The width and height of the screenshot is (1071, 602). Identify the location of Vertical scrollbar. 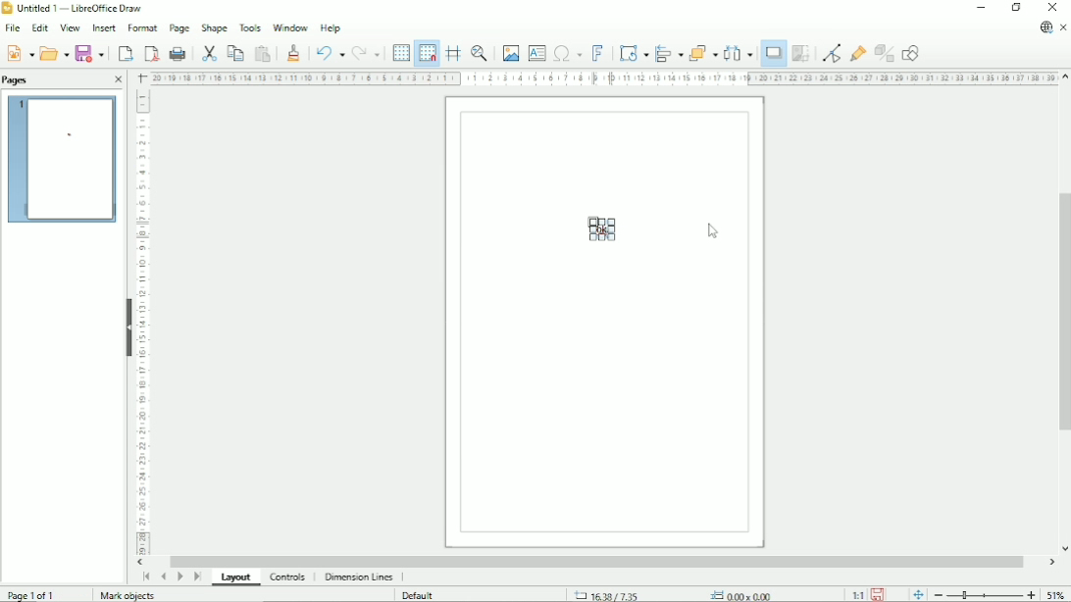
(1062, 315).